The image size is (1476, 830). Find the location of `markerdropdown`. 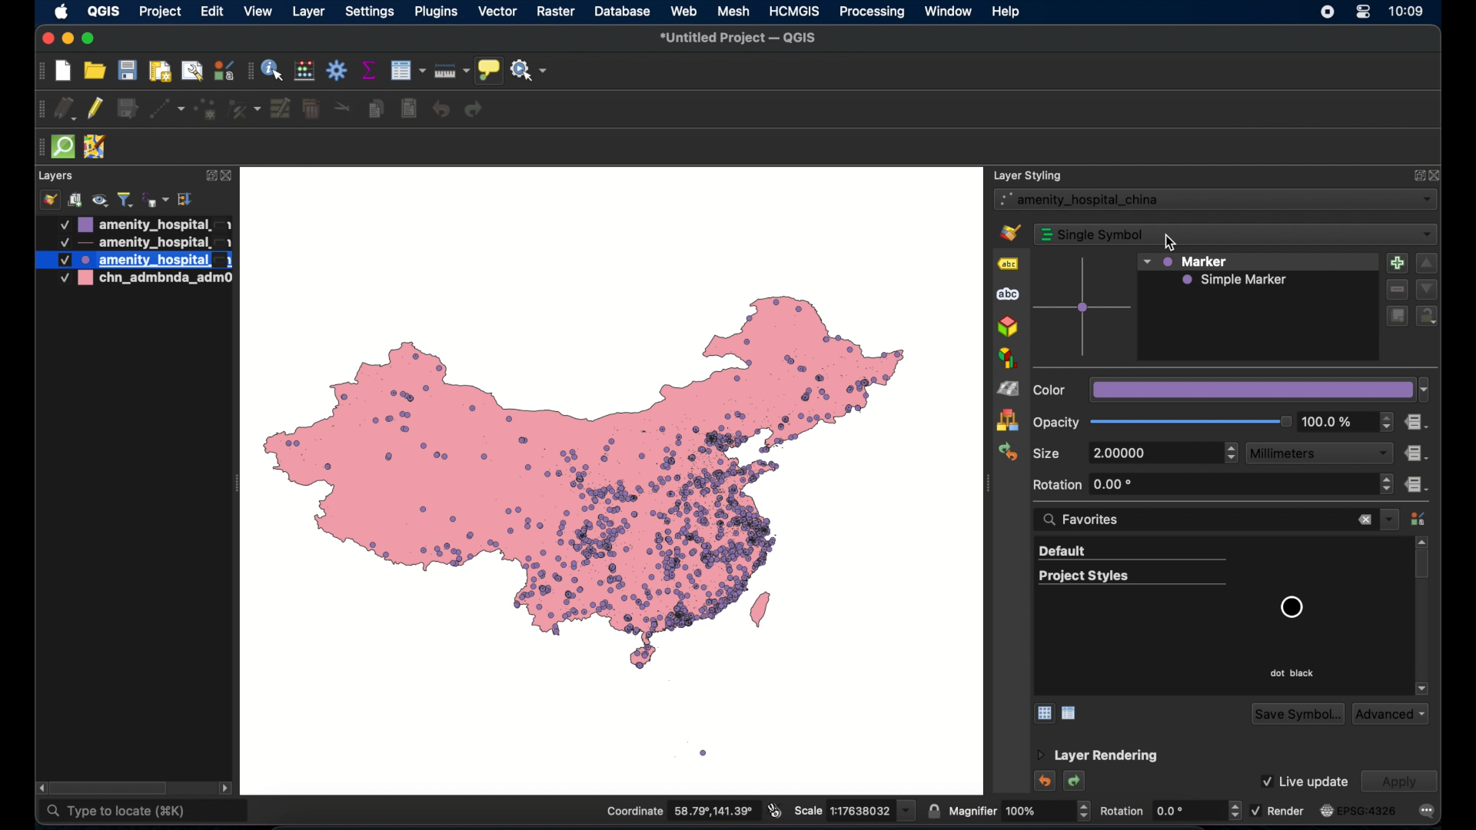

markerdropdown is located at coordinates (1186, 261).